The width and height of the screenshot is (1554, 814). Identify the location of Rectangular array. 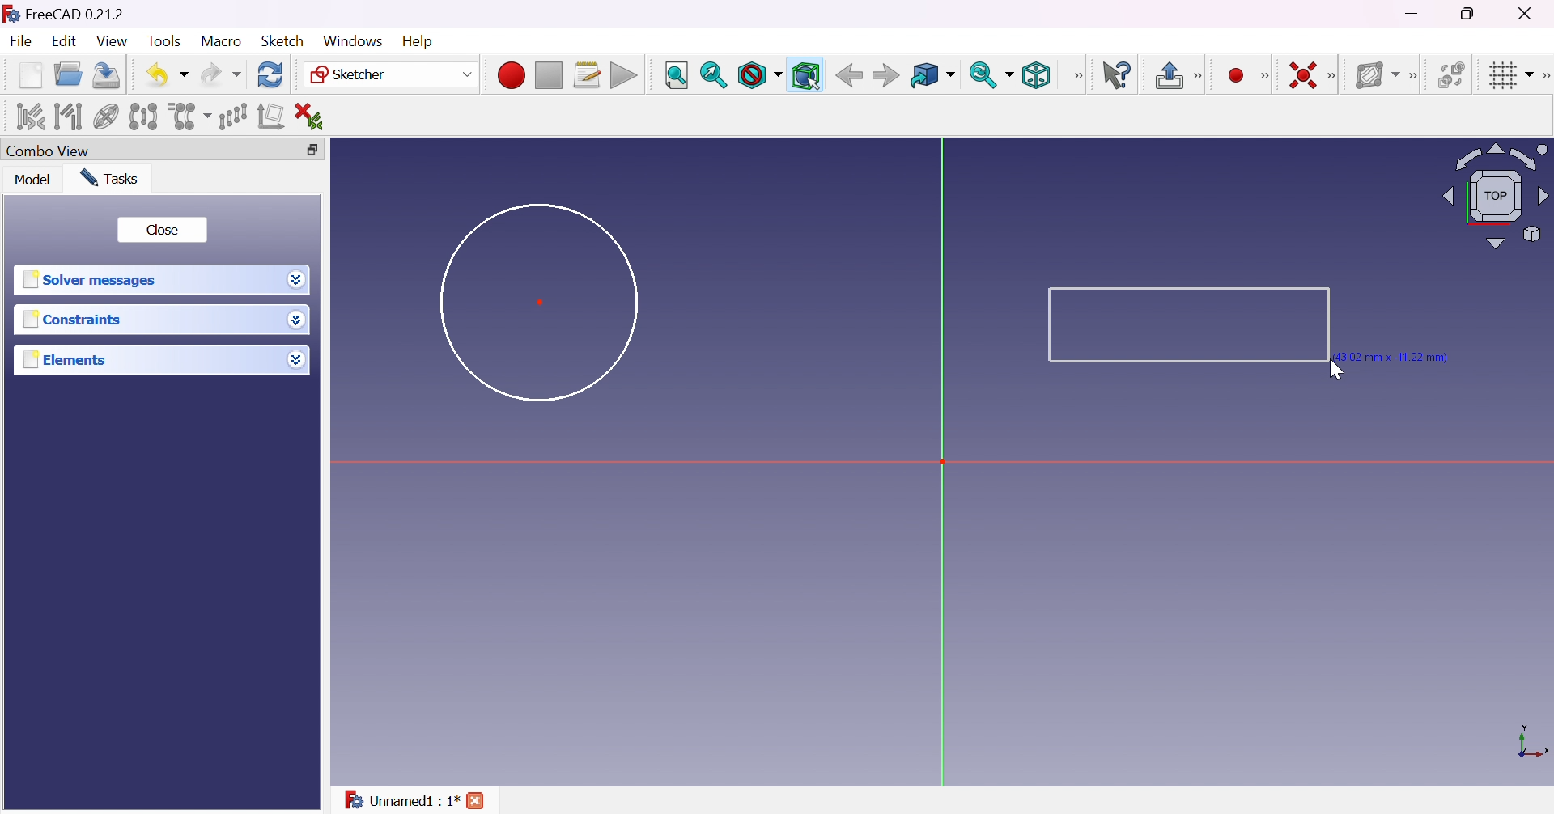
(232, 115).